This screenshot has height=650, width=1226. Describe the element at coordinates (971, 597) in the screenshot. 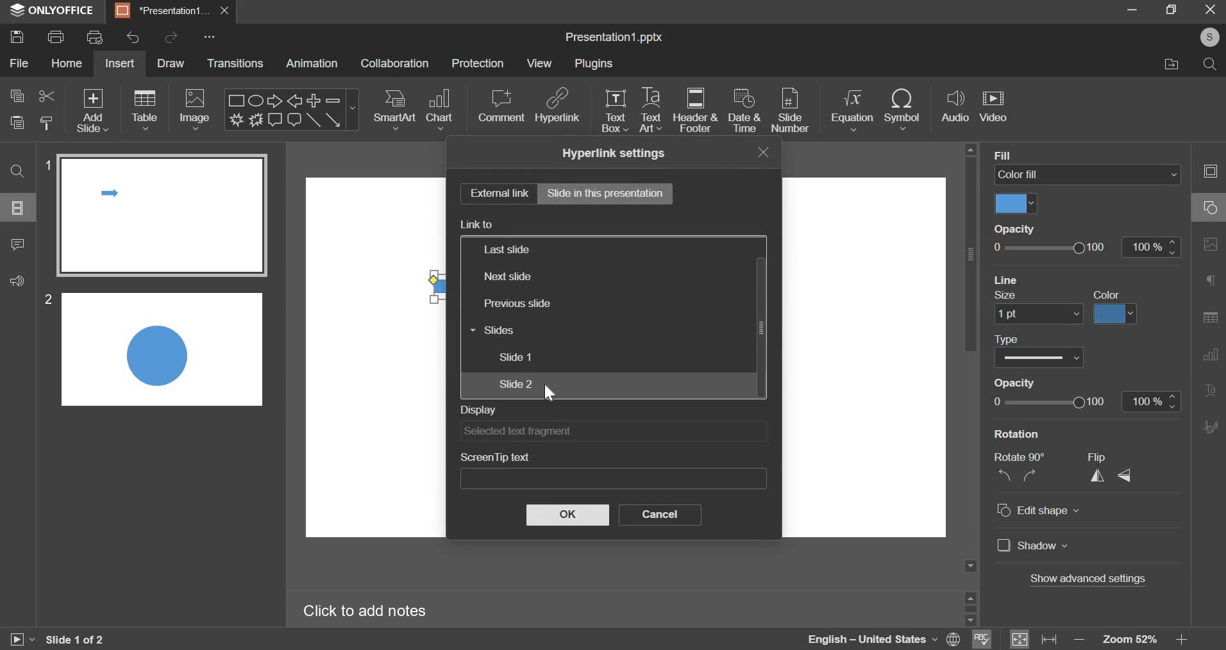

I see ` scroll up ` at that location.